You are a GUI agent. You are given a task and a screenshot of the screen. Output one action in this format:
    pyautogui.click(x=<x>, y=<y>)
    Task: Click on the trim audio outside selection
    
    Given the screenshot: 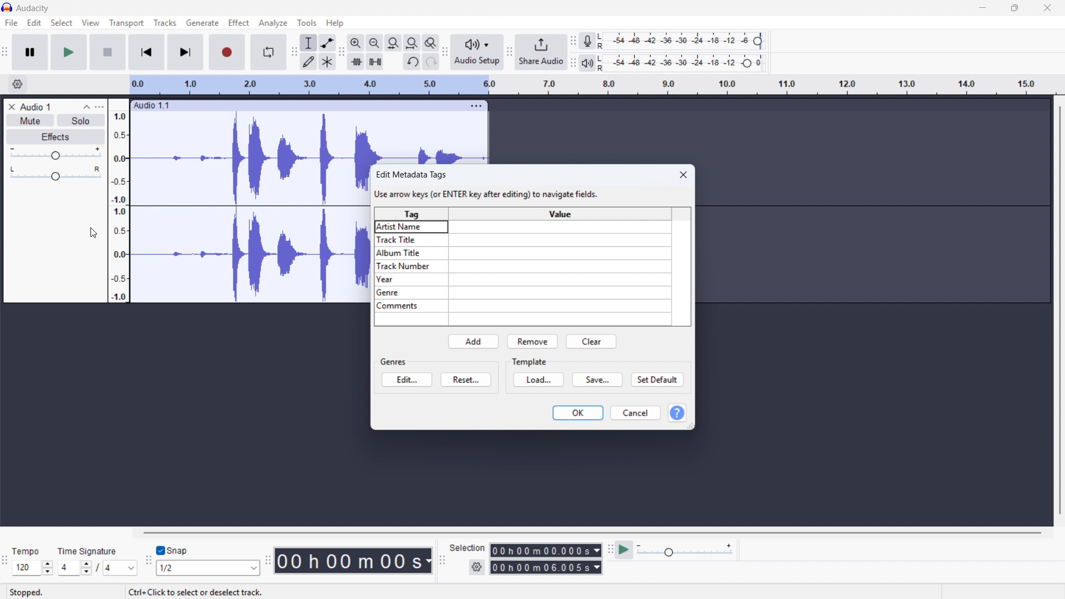 What is the action you would take?
    pyautogui.click(x=357, y=62)
    